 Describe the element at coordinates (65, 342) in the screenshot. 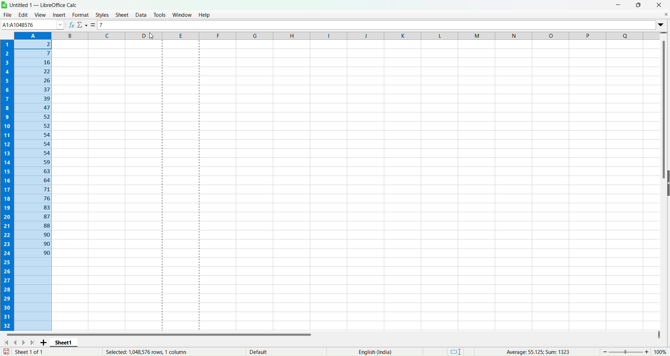

I see `Sheet 1` at that location.